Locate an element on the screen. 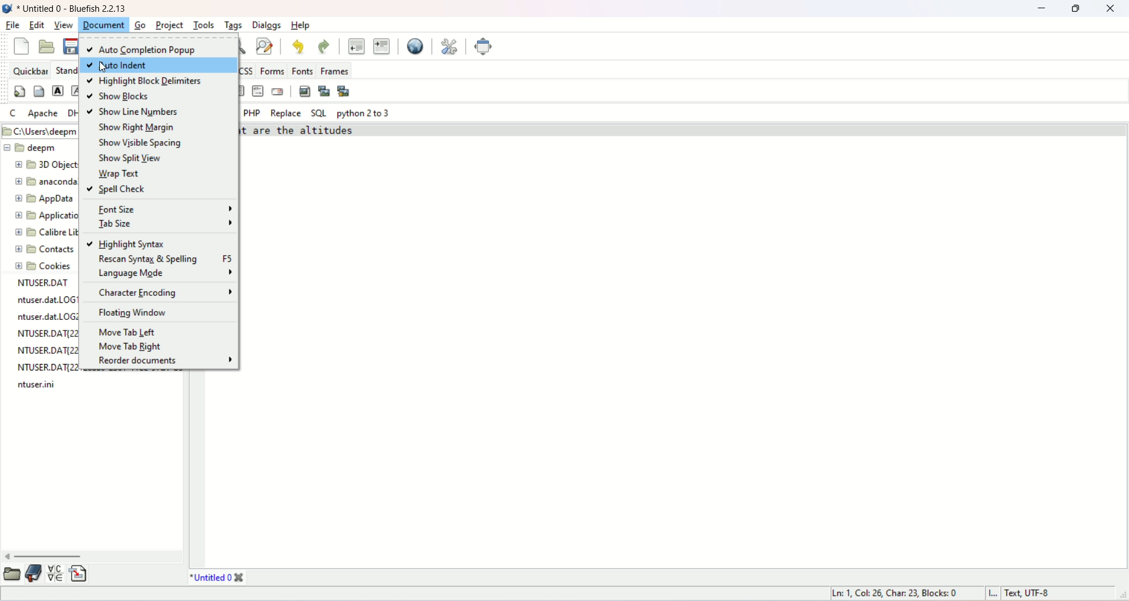 The height and width of the screenshot is (601, 1129). project is located at coordinates (167, 26).